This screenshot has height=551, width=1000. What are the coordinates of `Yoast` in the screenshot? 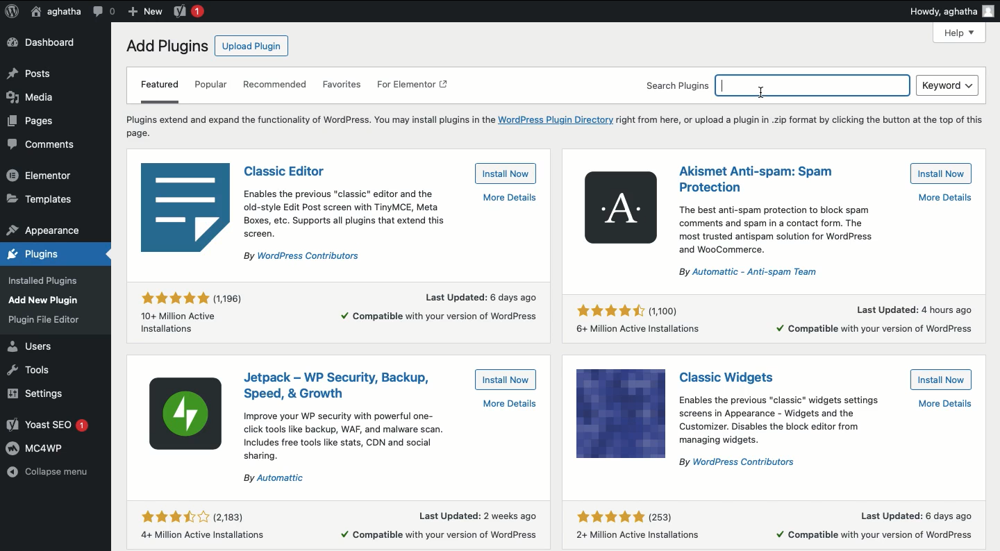 It's located at (190, 12).